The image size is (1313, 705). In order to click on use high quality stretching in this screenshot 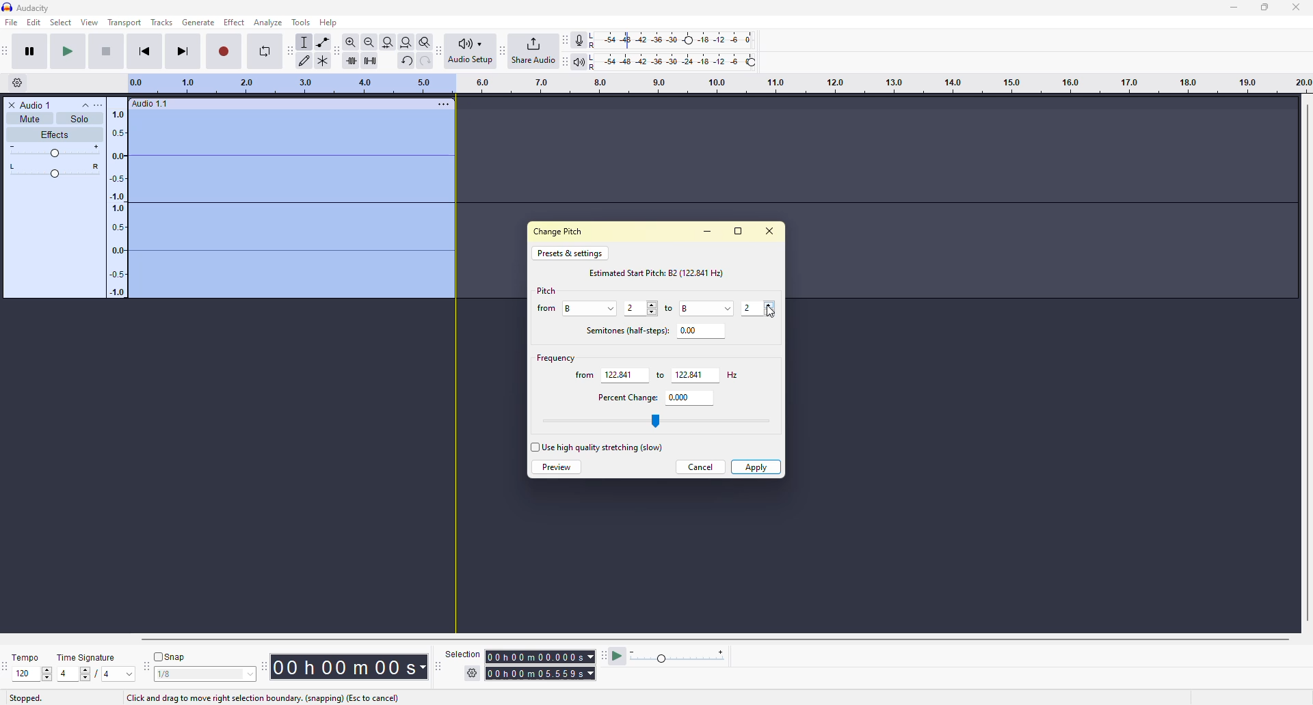, I will do `click(602, 446)`.